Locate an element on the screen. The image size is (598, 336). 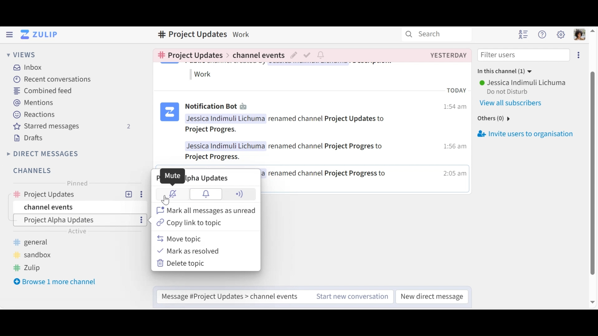
logo is located at coordinates (169, 113).